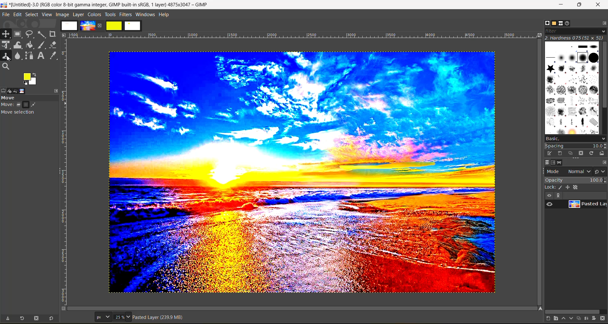  Describe the element at coordinates (94, 14) in the screenshot. I see `colors` at that location.